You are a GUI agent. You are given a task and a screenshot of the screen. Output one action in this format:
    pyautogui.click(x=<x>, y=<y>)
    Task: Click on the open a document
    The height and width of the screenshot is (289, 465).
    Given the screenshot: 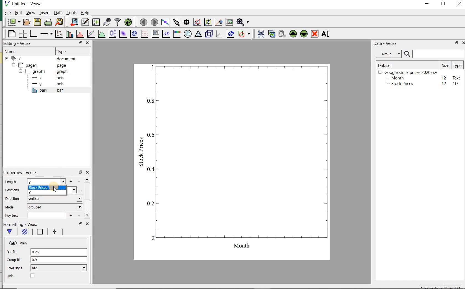 What is the action you would take?
    pyautogui.click(x=27, y=22)
    